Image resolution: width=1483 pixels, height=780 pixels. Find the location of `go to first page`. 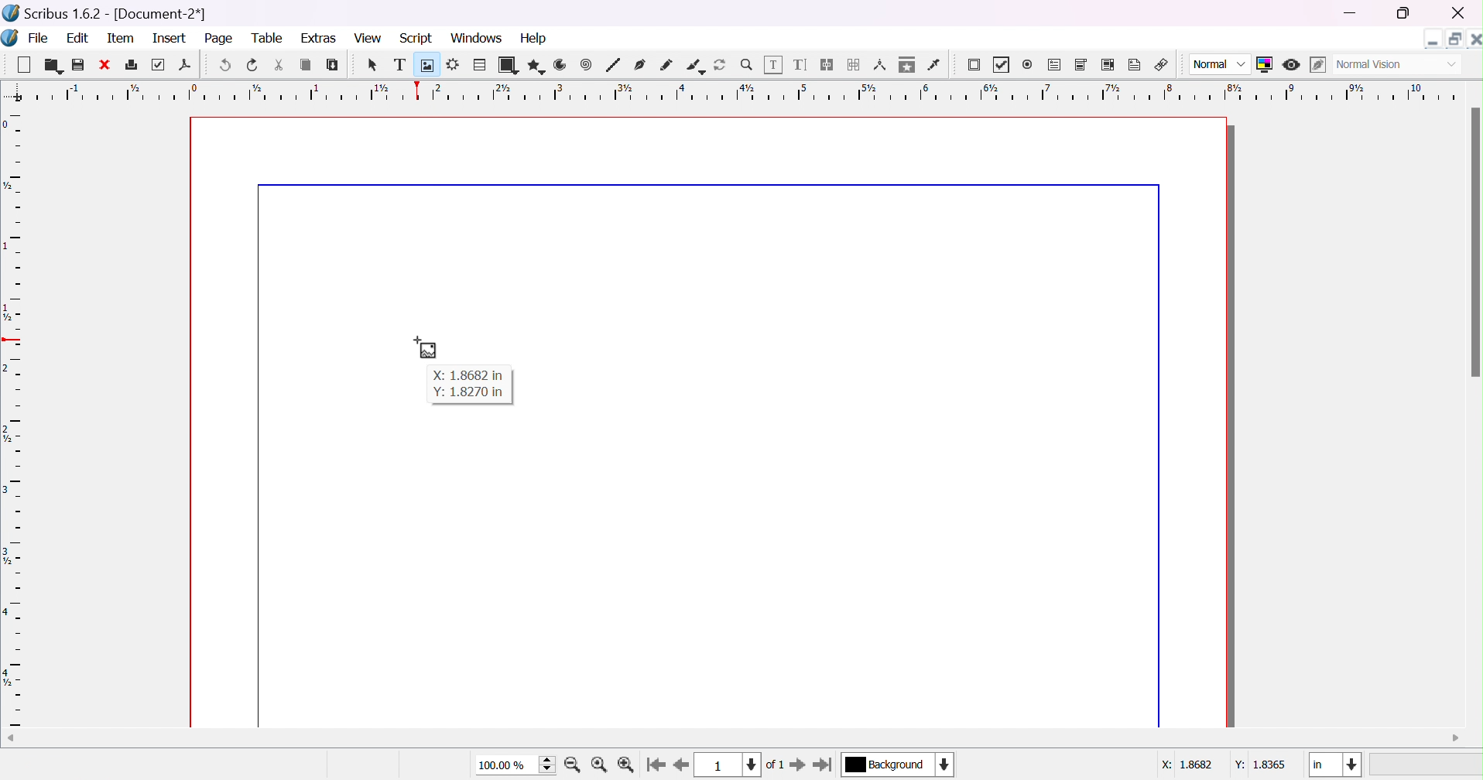

go to first page is located at coordinates (657, 765).